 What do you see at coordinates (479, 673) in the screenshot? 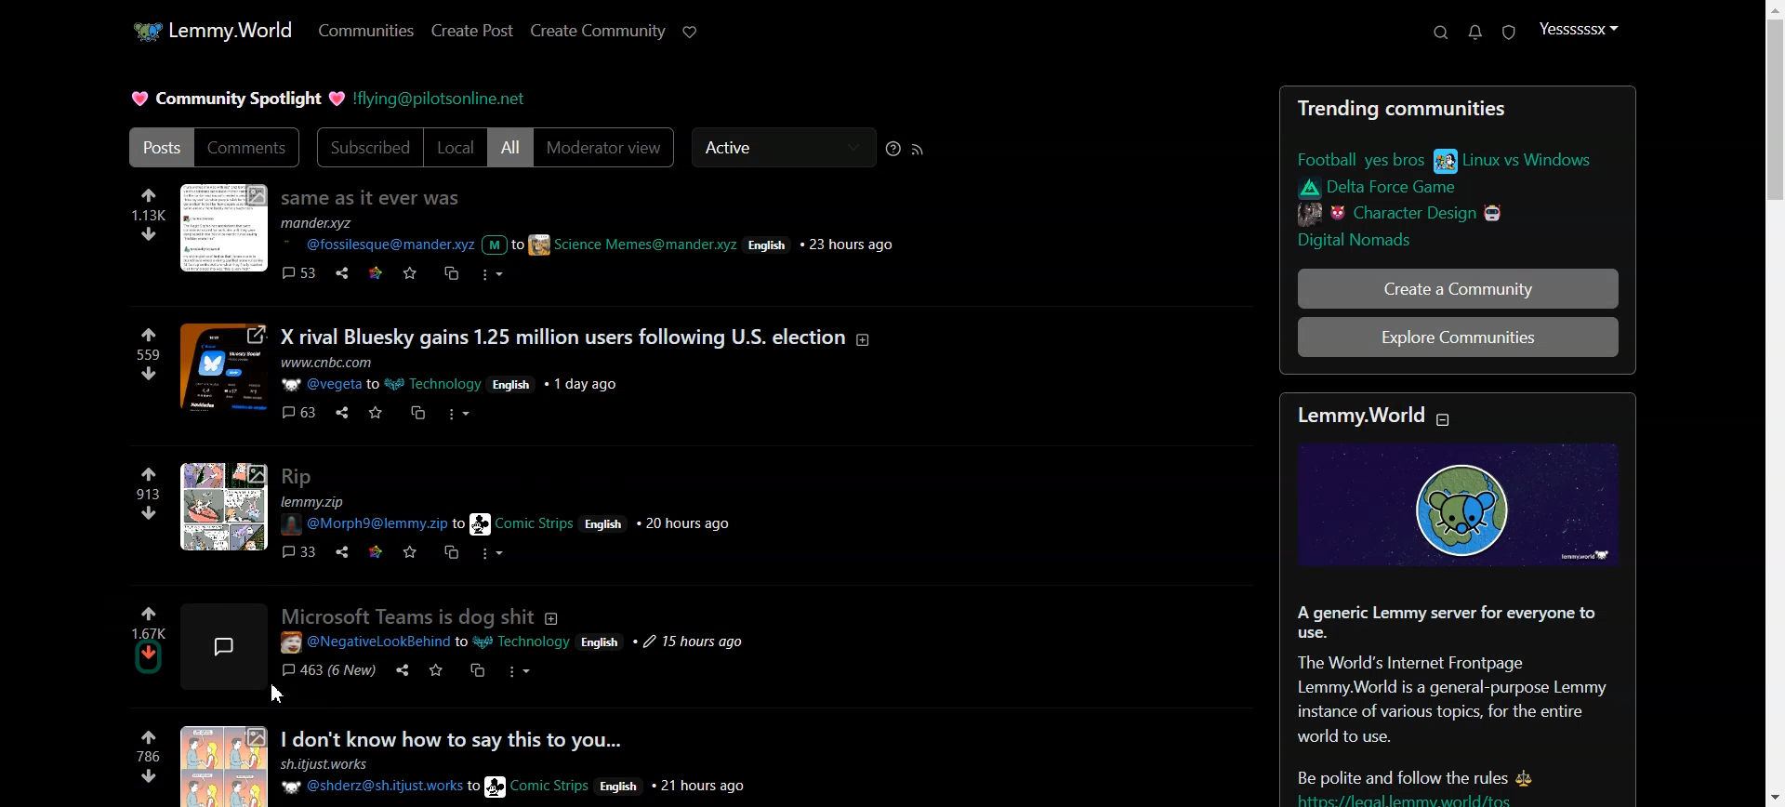
I see `cs` at bounding box center [479, 673].